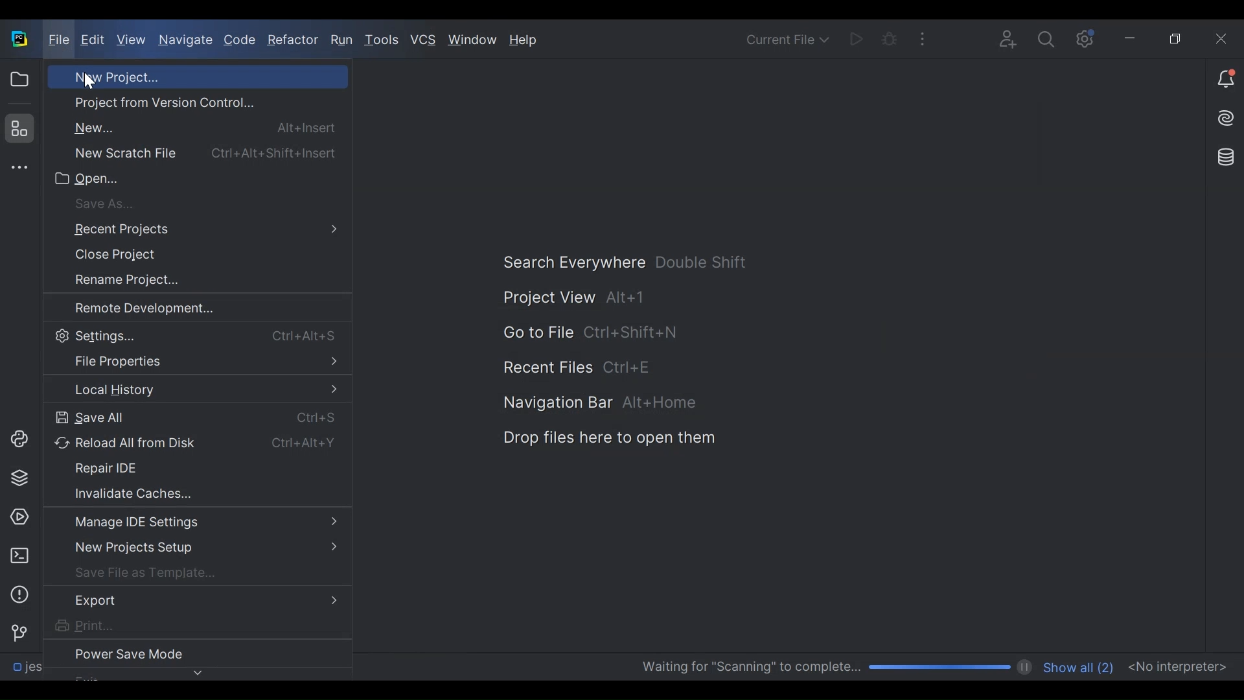 This screenshot has width=1244, height=700. What do you see at coordinates (86, 82) in the screenshot?
I see `Cursor` at bounding box center [86, 82].